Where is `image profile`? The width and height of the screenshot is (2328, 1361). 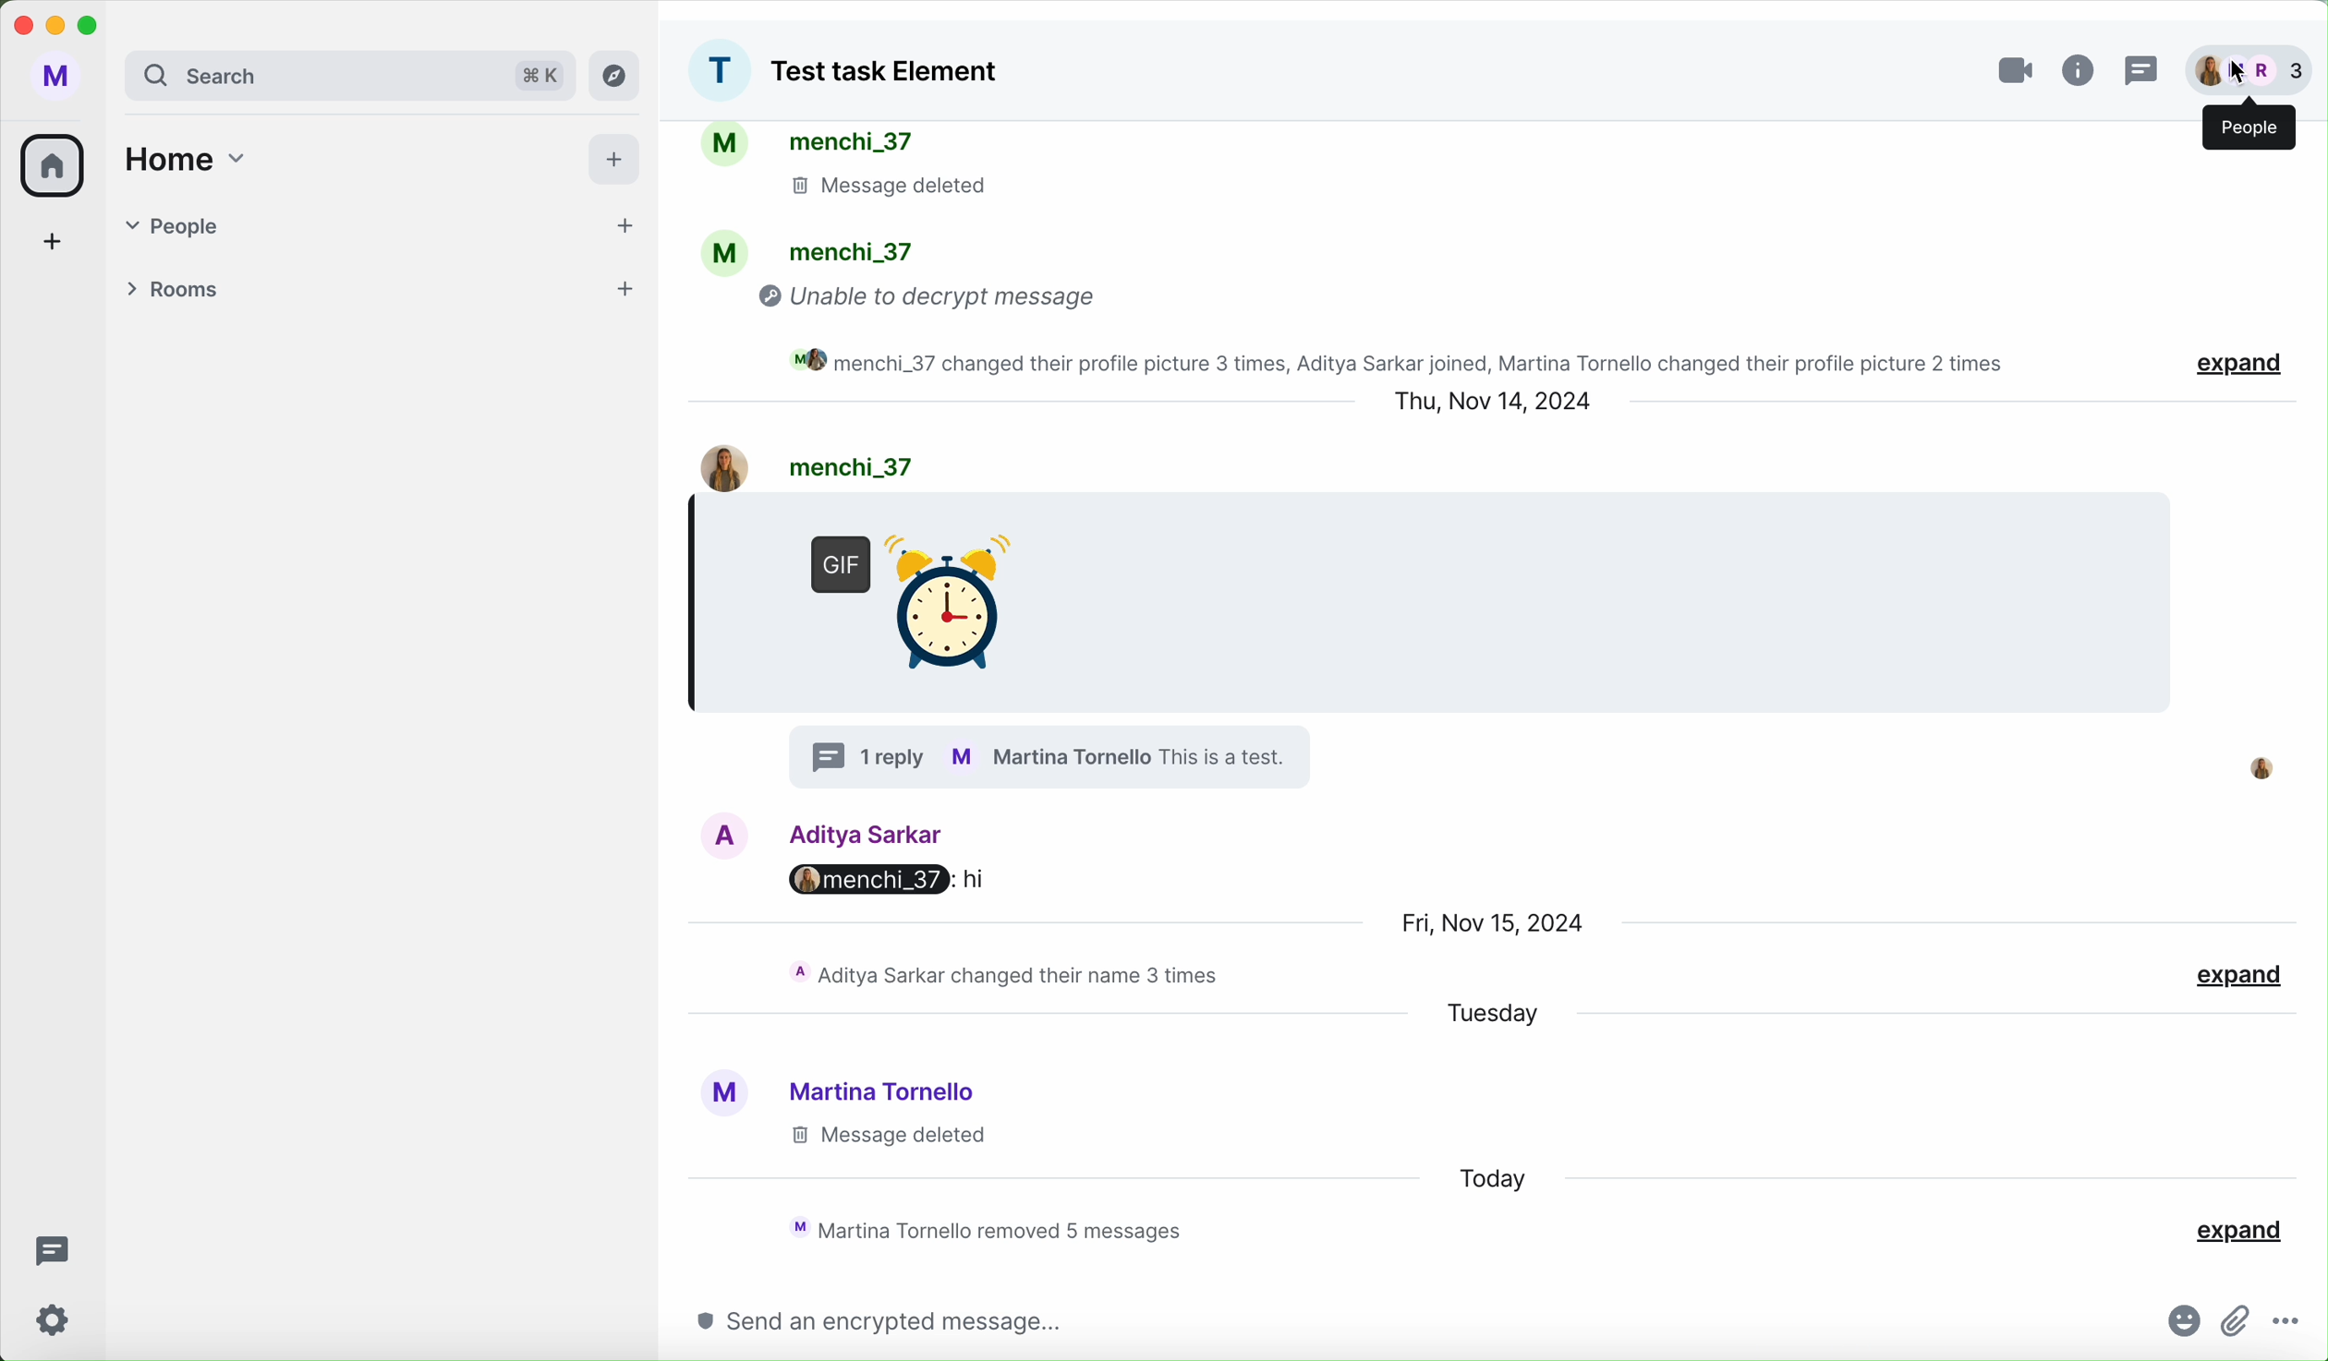
image profile is located at coordinates (726, 834).